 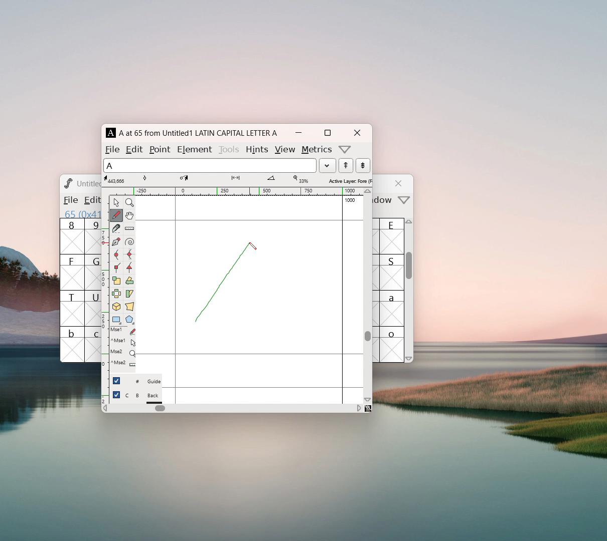 I want to click on coordinates of cursor destination, so click(x=184, y=179).